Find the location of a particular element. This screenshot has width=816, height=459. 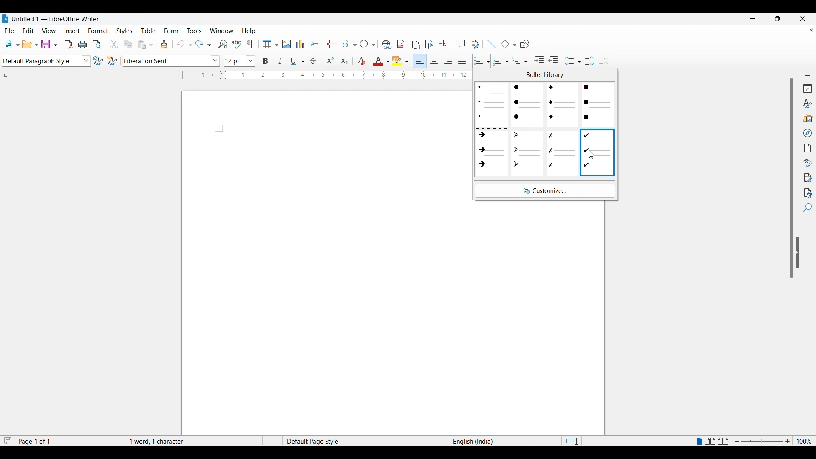

align center is located at coordinates (435, 60).